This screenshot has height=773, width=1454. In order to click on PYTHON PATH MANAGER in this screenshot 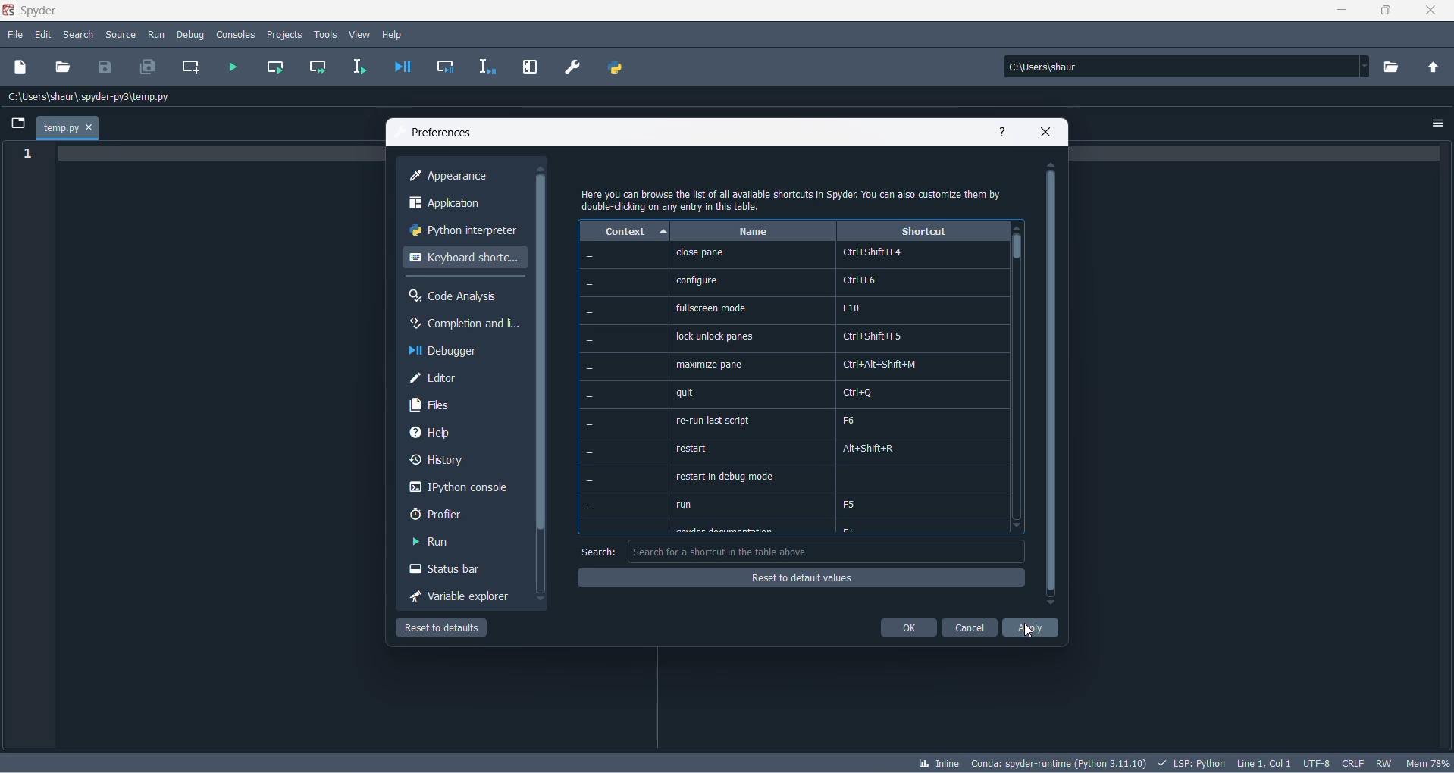, I will do `click(615, 65)`.